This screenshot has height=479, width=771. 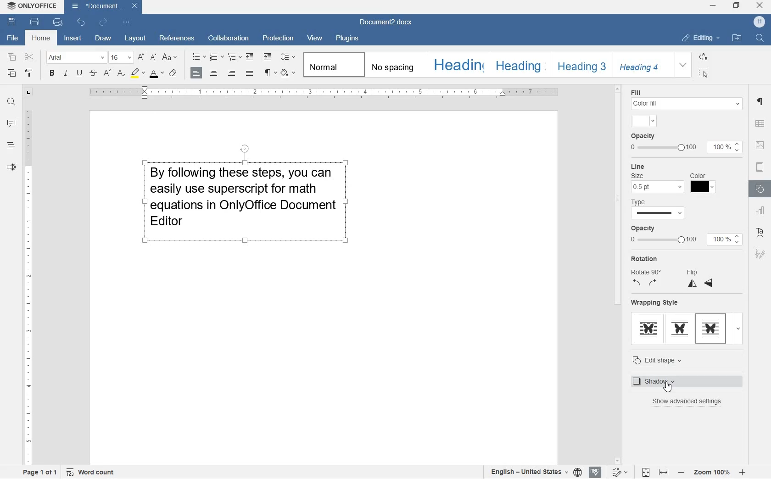 What do you see at coordinates (760, 168) in the screenshot?
I see `headers & footers` at bounding box center [760, 168].